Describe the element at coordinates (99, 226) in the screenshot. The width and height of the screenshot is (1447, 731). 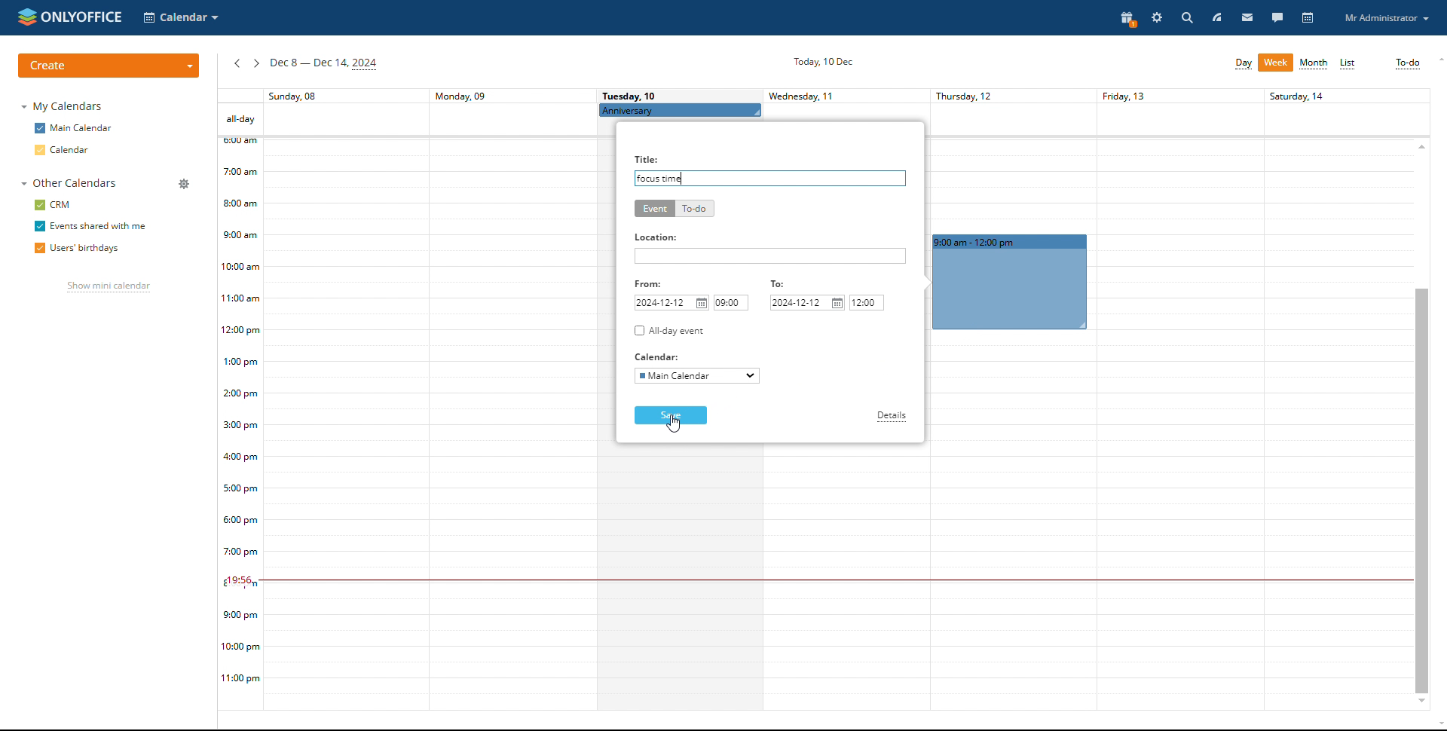
I see `events shared with me` at that location.